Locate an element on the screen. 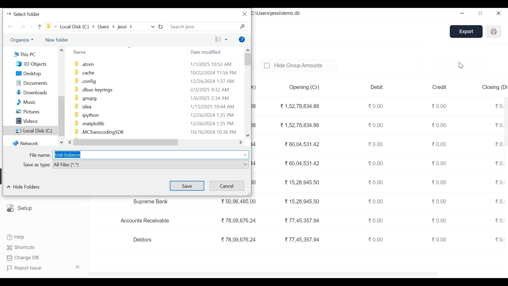  0.00 is located at coordinates (440, 163).